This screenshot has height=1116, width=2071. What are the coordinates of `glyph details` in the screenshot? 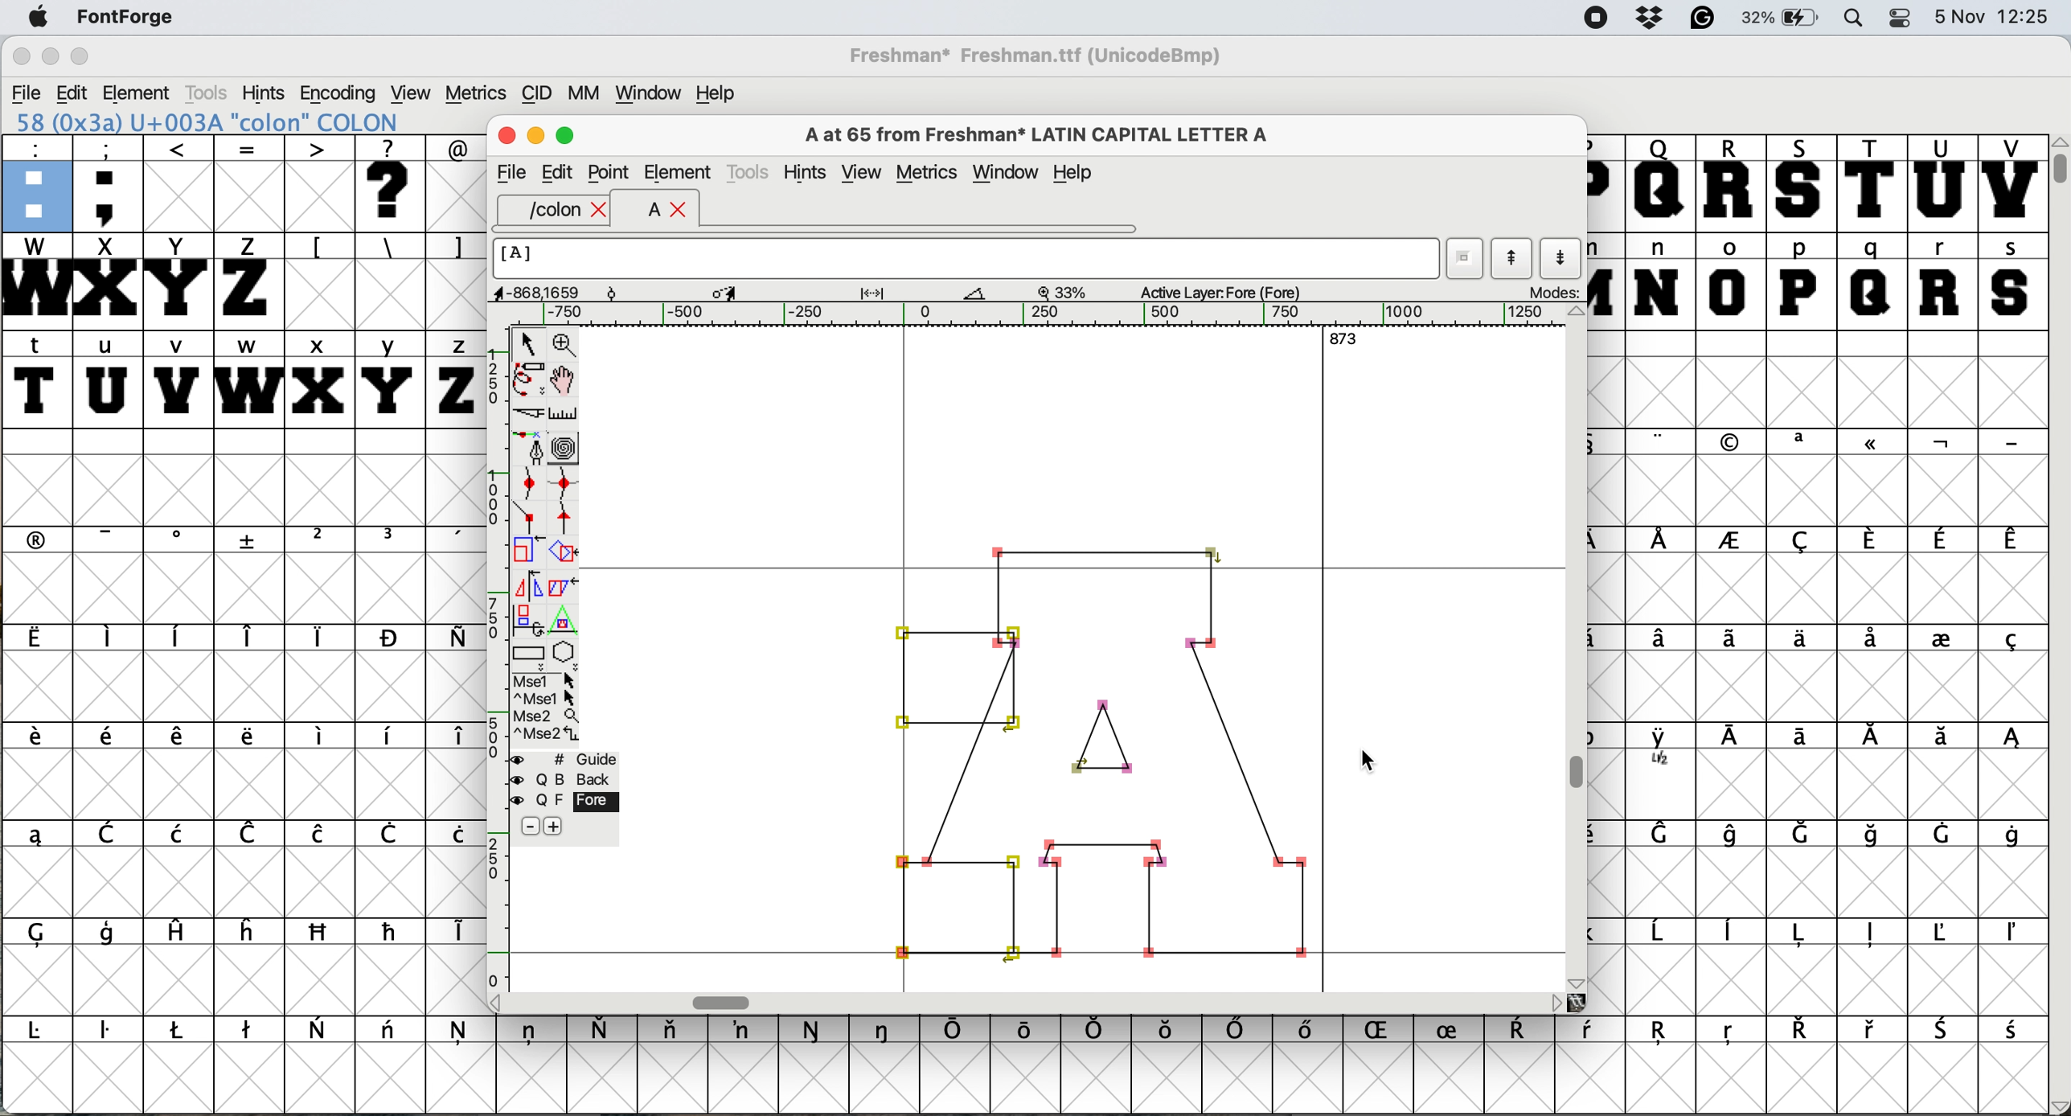 It's located at (905, 293).